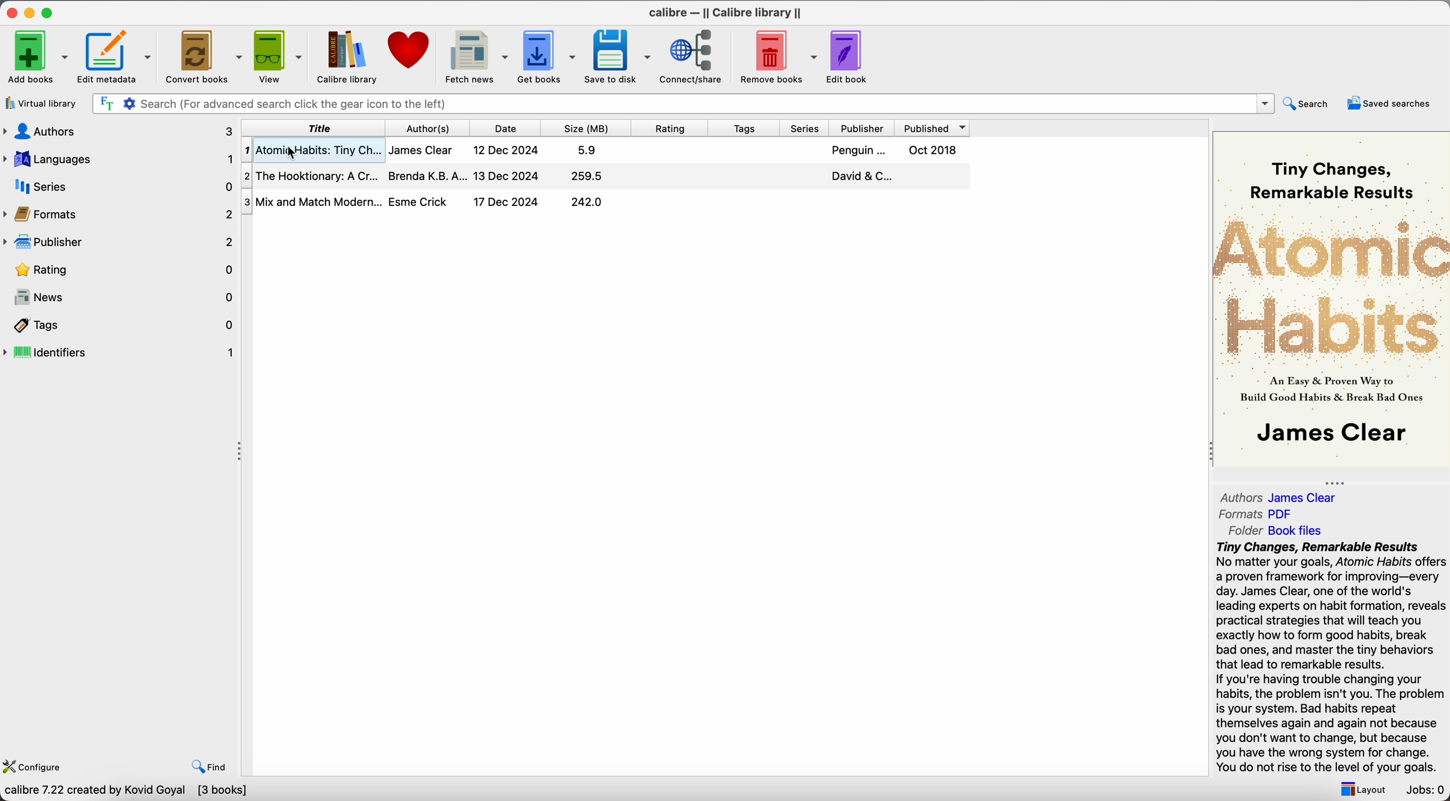  Describe the element at coordinates (505, 128) in the screenshot. I see `date` at that location.